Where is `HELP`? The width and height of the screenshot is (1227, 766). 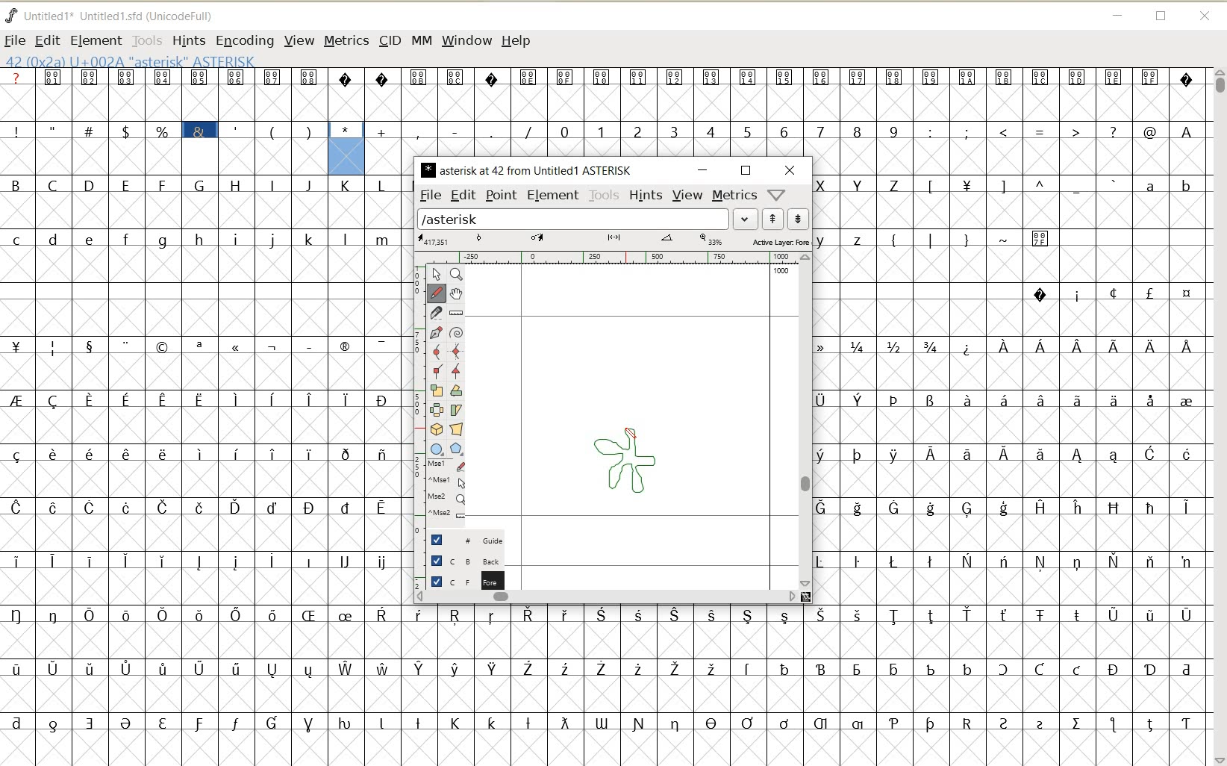
HELP is located at coordinates (516, 42).